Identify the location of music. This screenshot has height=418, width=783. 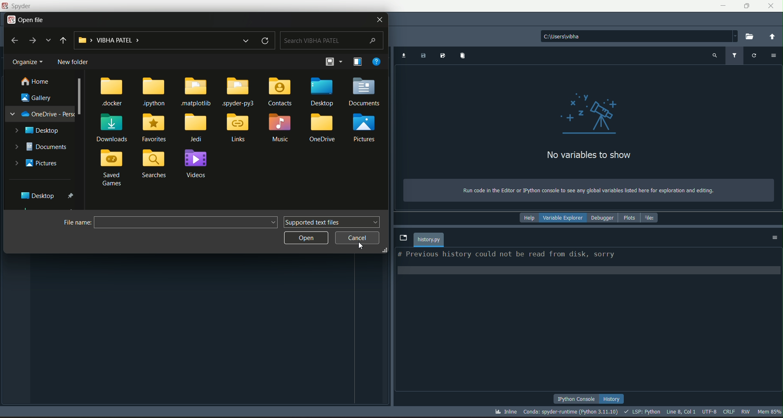
(281, 128).